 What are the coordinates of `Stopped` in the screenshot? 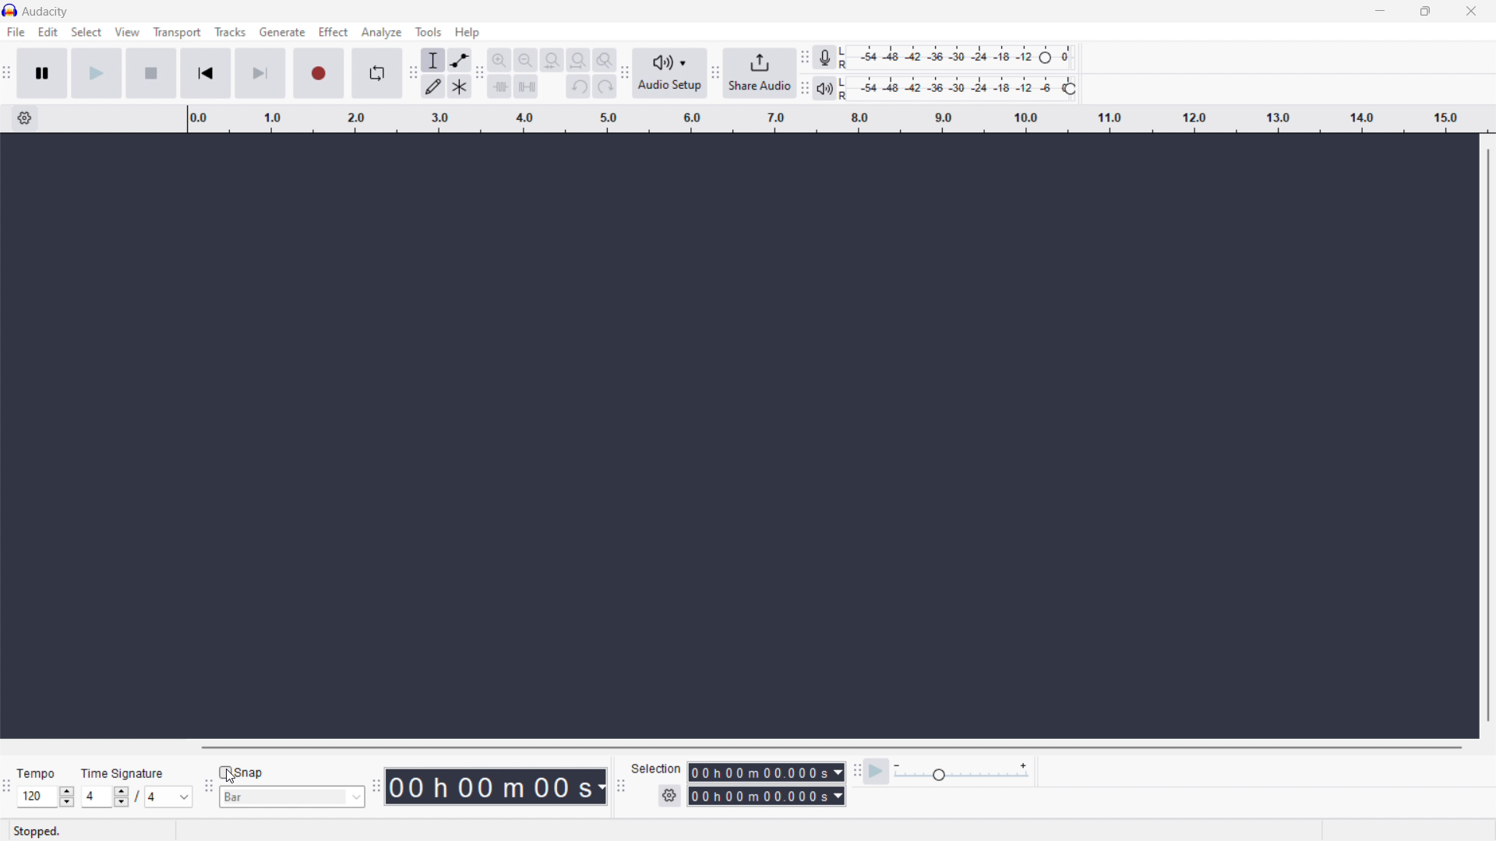 It's located at (37, 831).